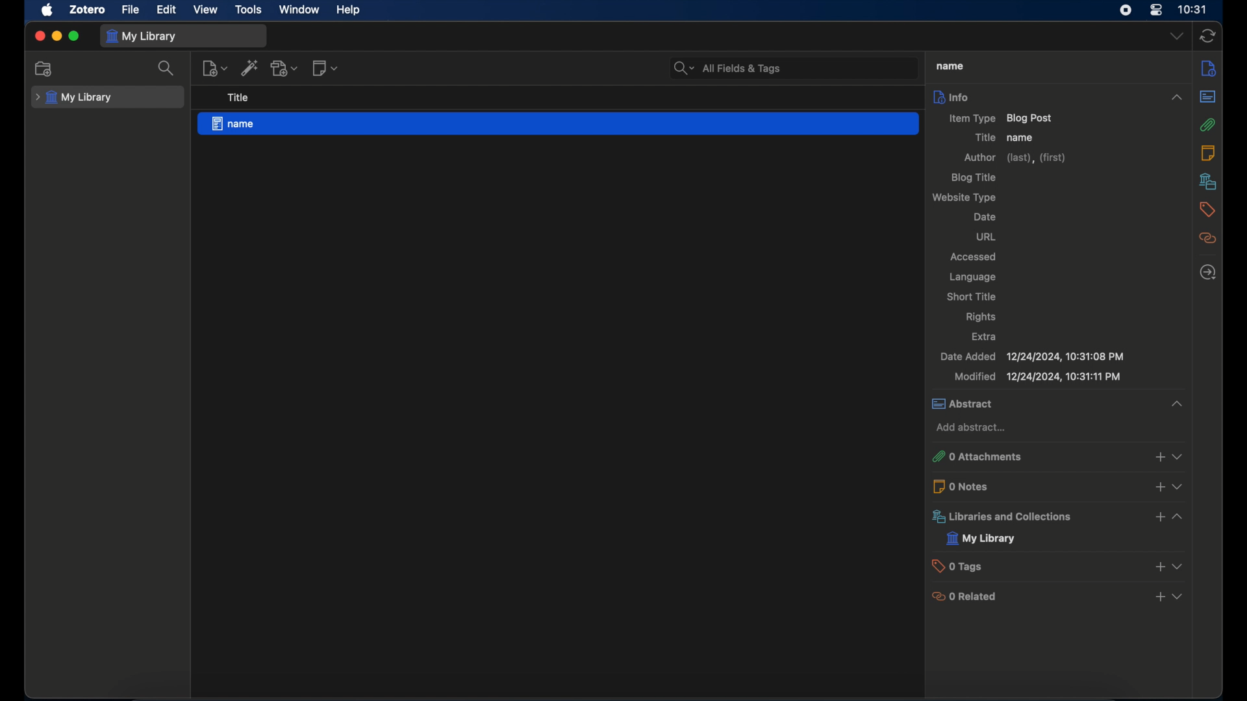 This screenshot has width=1247, height=701. I want to click on 0 tags, so click(1060, 565).